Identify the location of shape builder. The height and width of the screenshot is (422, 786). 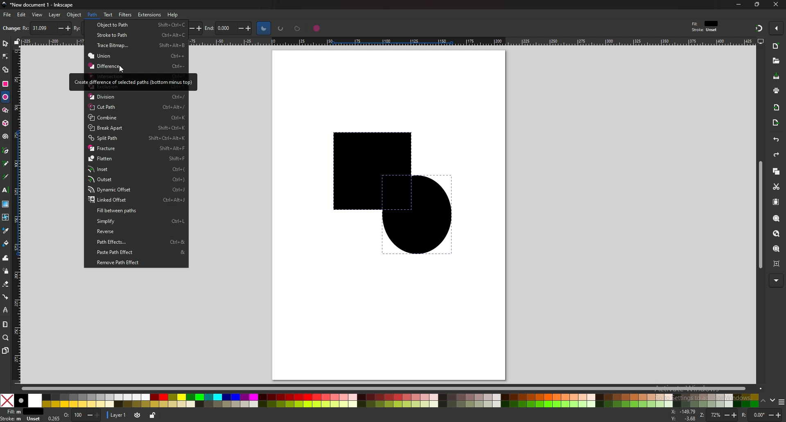
(5, 70).